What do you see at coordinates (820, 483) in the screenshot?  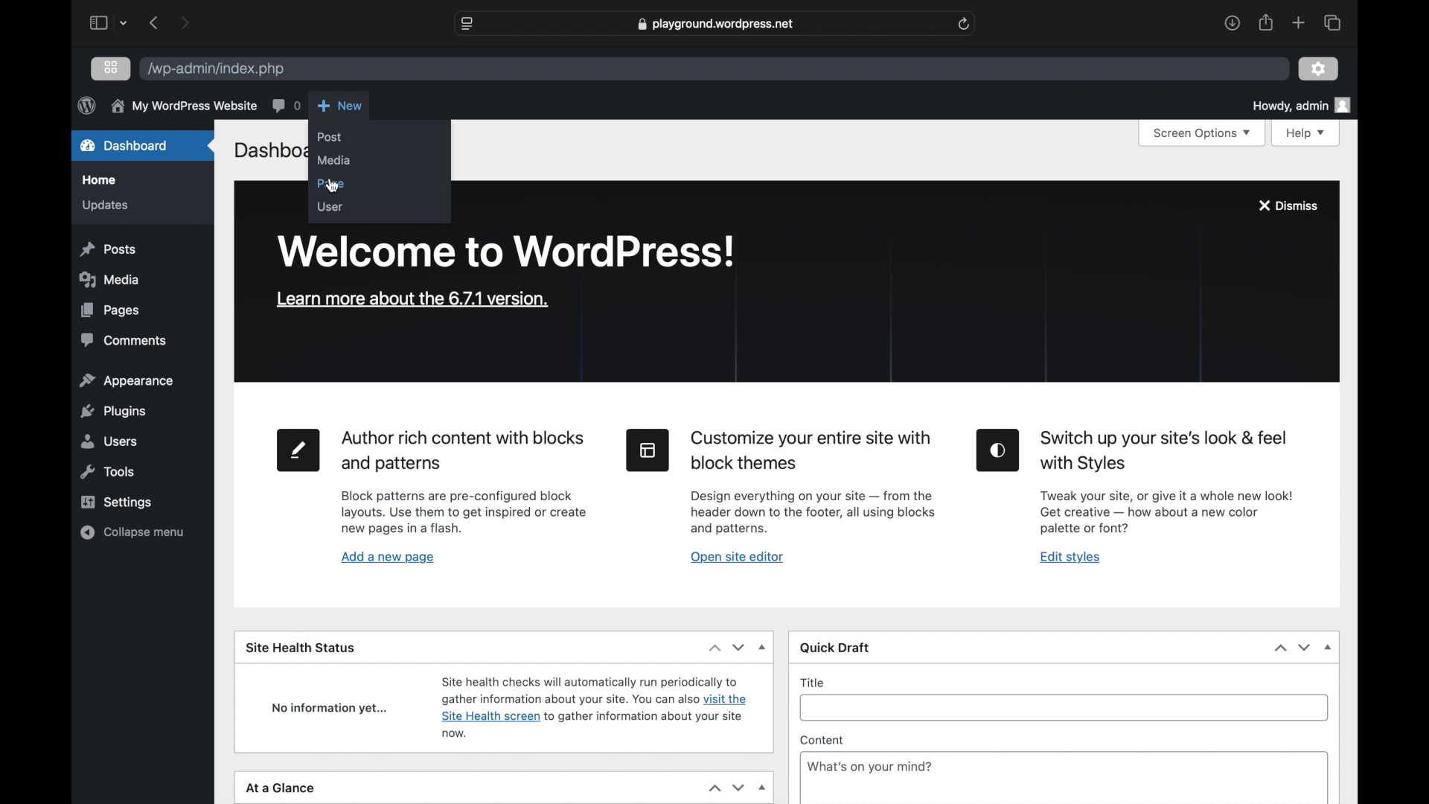 I see `Customize your entire site with
block themes

Design everything on your site — from the
header down to the footer, all using blocks
and patterns.` at bounding box center [820, 483].